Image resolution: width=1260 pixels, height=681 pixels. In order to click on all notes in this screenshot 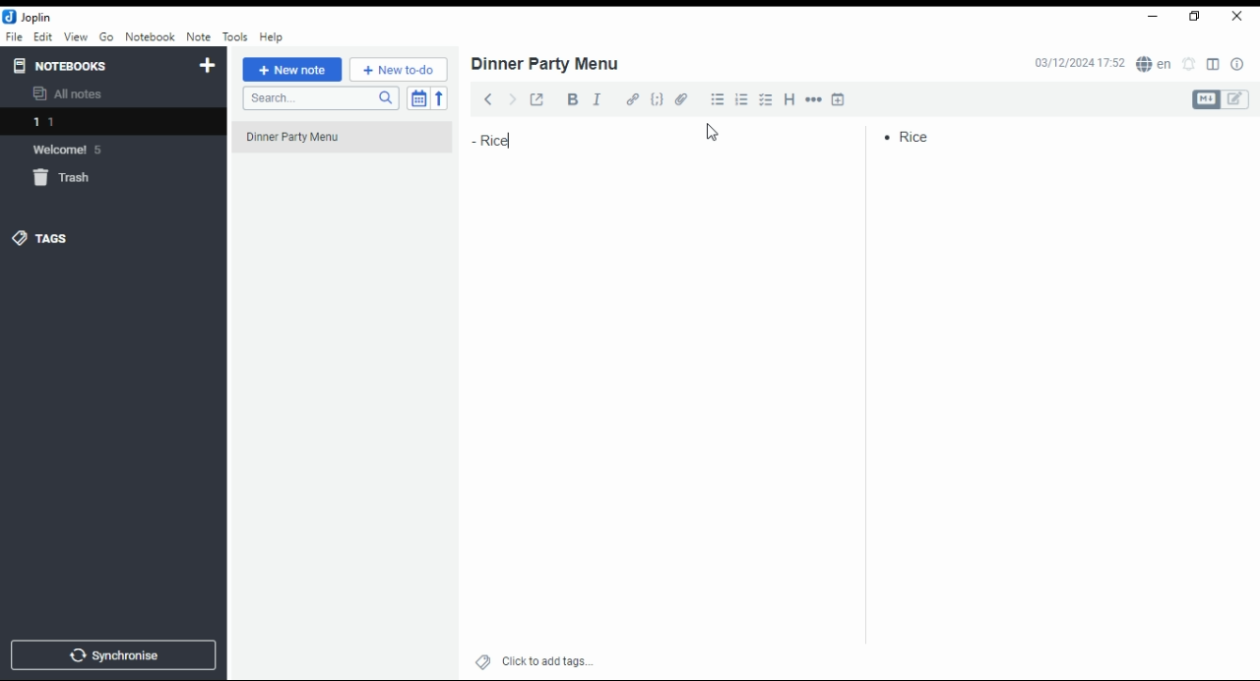, I will do `click(73, 94)`.